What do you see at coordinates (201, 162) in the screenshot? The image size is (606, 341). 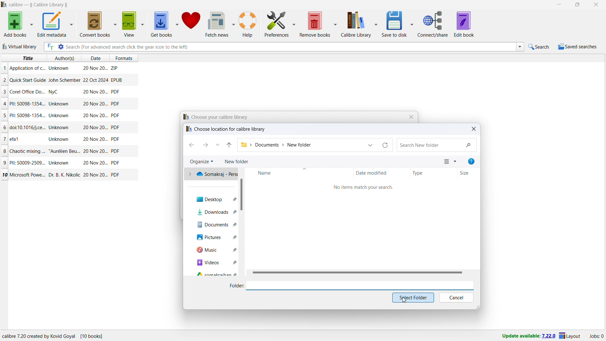 I see `organize` at bounding box center [201, 162].